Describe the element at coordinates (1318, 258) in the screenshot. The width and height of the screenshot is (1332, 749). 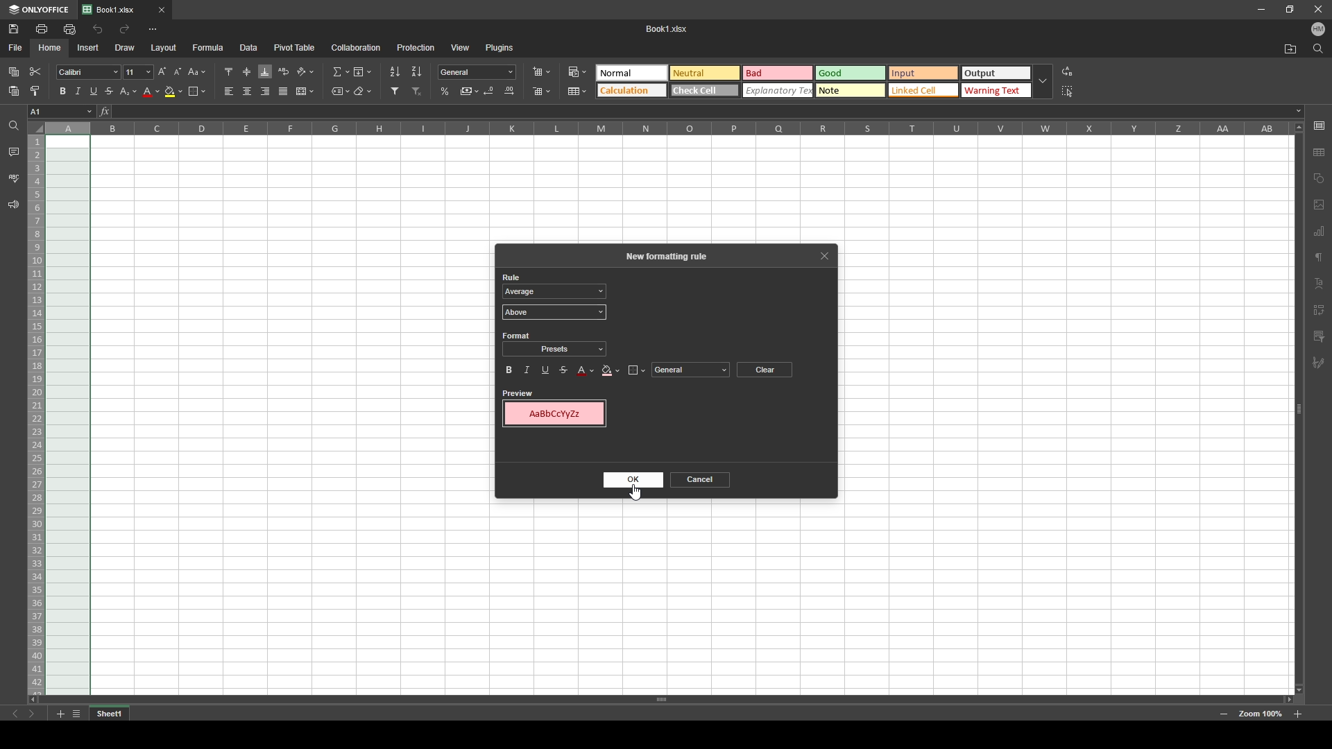
I see `paragraph` at that location.